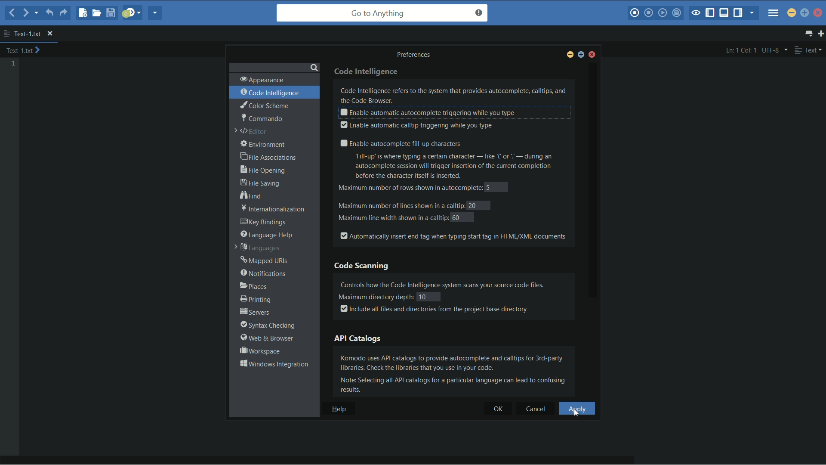  Describe the element at coordinates (453, 236) in the screenshot. I see `automatically insert end tag when typing start tag in html/xml documents` at that location.